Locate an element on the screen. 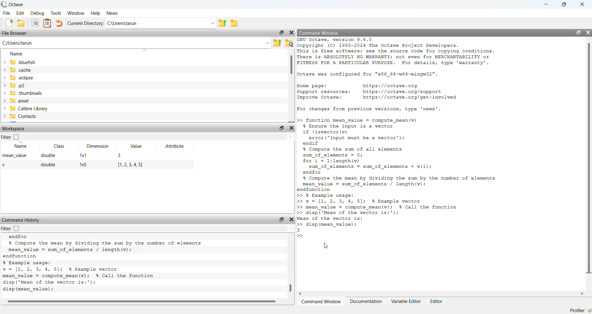 This screenshot has height=314, width=592. open in separate window is located at coordinates (282, 128).